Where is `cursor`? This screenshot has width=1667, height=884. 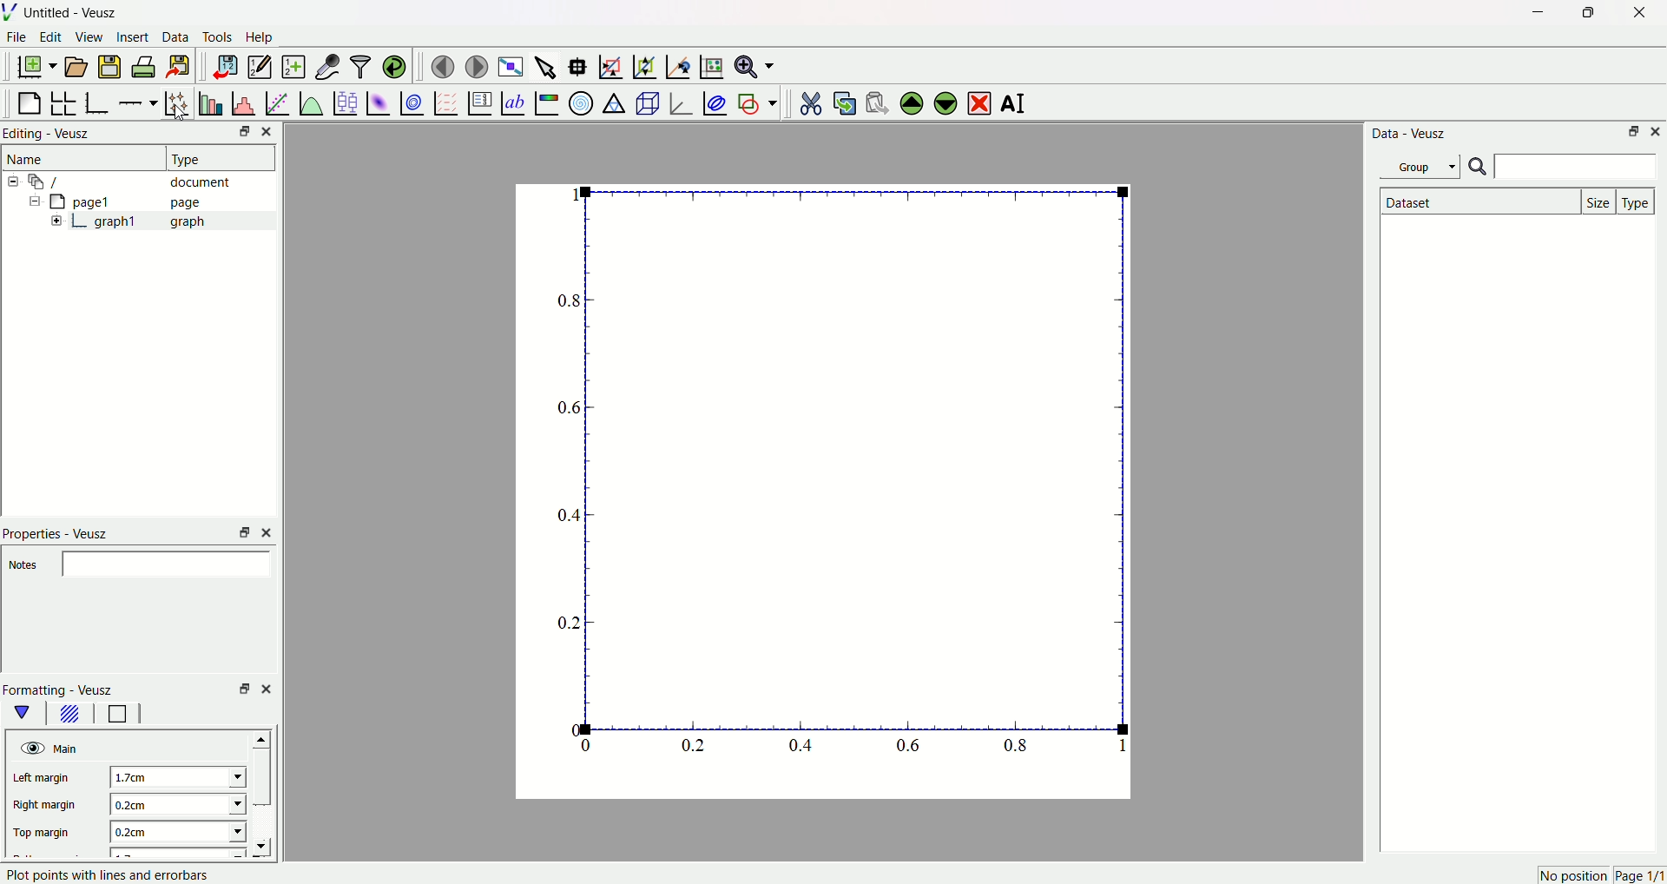
cursor is located at coordinates (183, 114).